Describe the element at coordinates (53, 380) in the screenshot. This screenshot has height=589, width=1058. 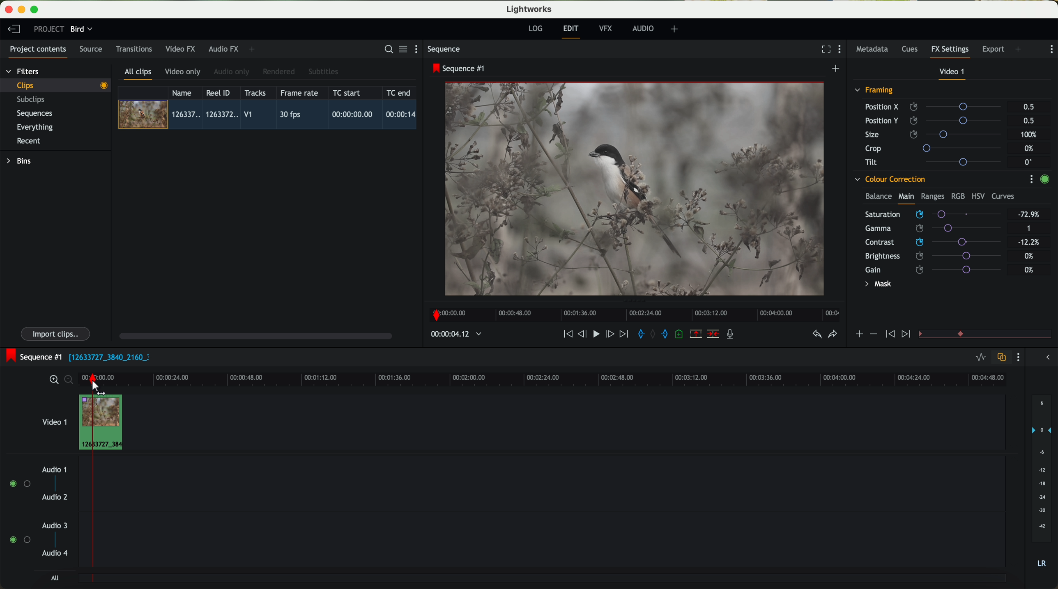
I see `zoom in` at that location.